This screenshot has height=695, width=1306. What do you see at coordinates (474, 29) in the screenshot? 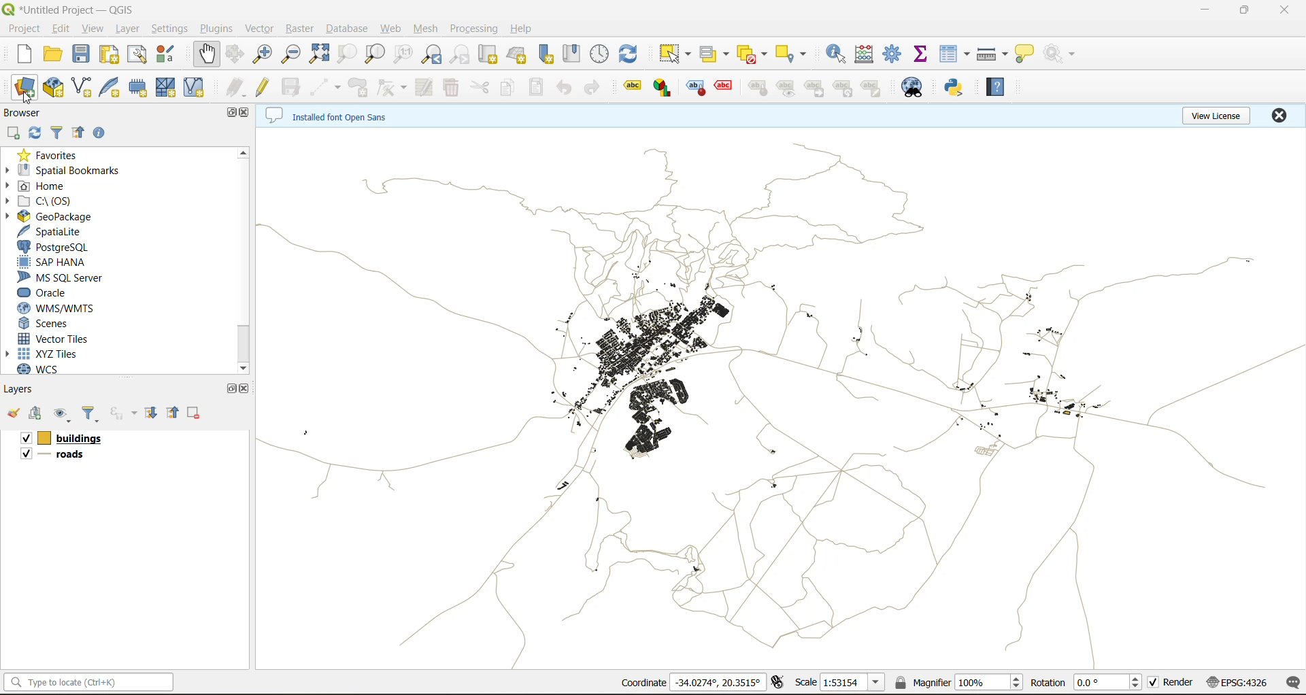
I see `processing` at bounding box center [474, 29].